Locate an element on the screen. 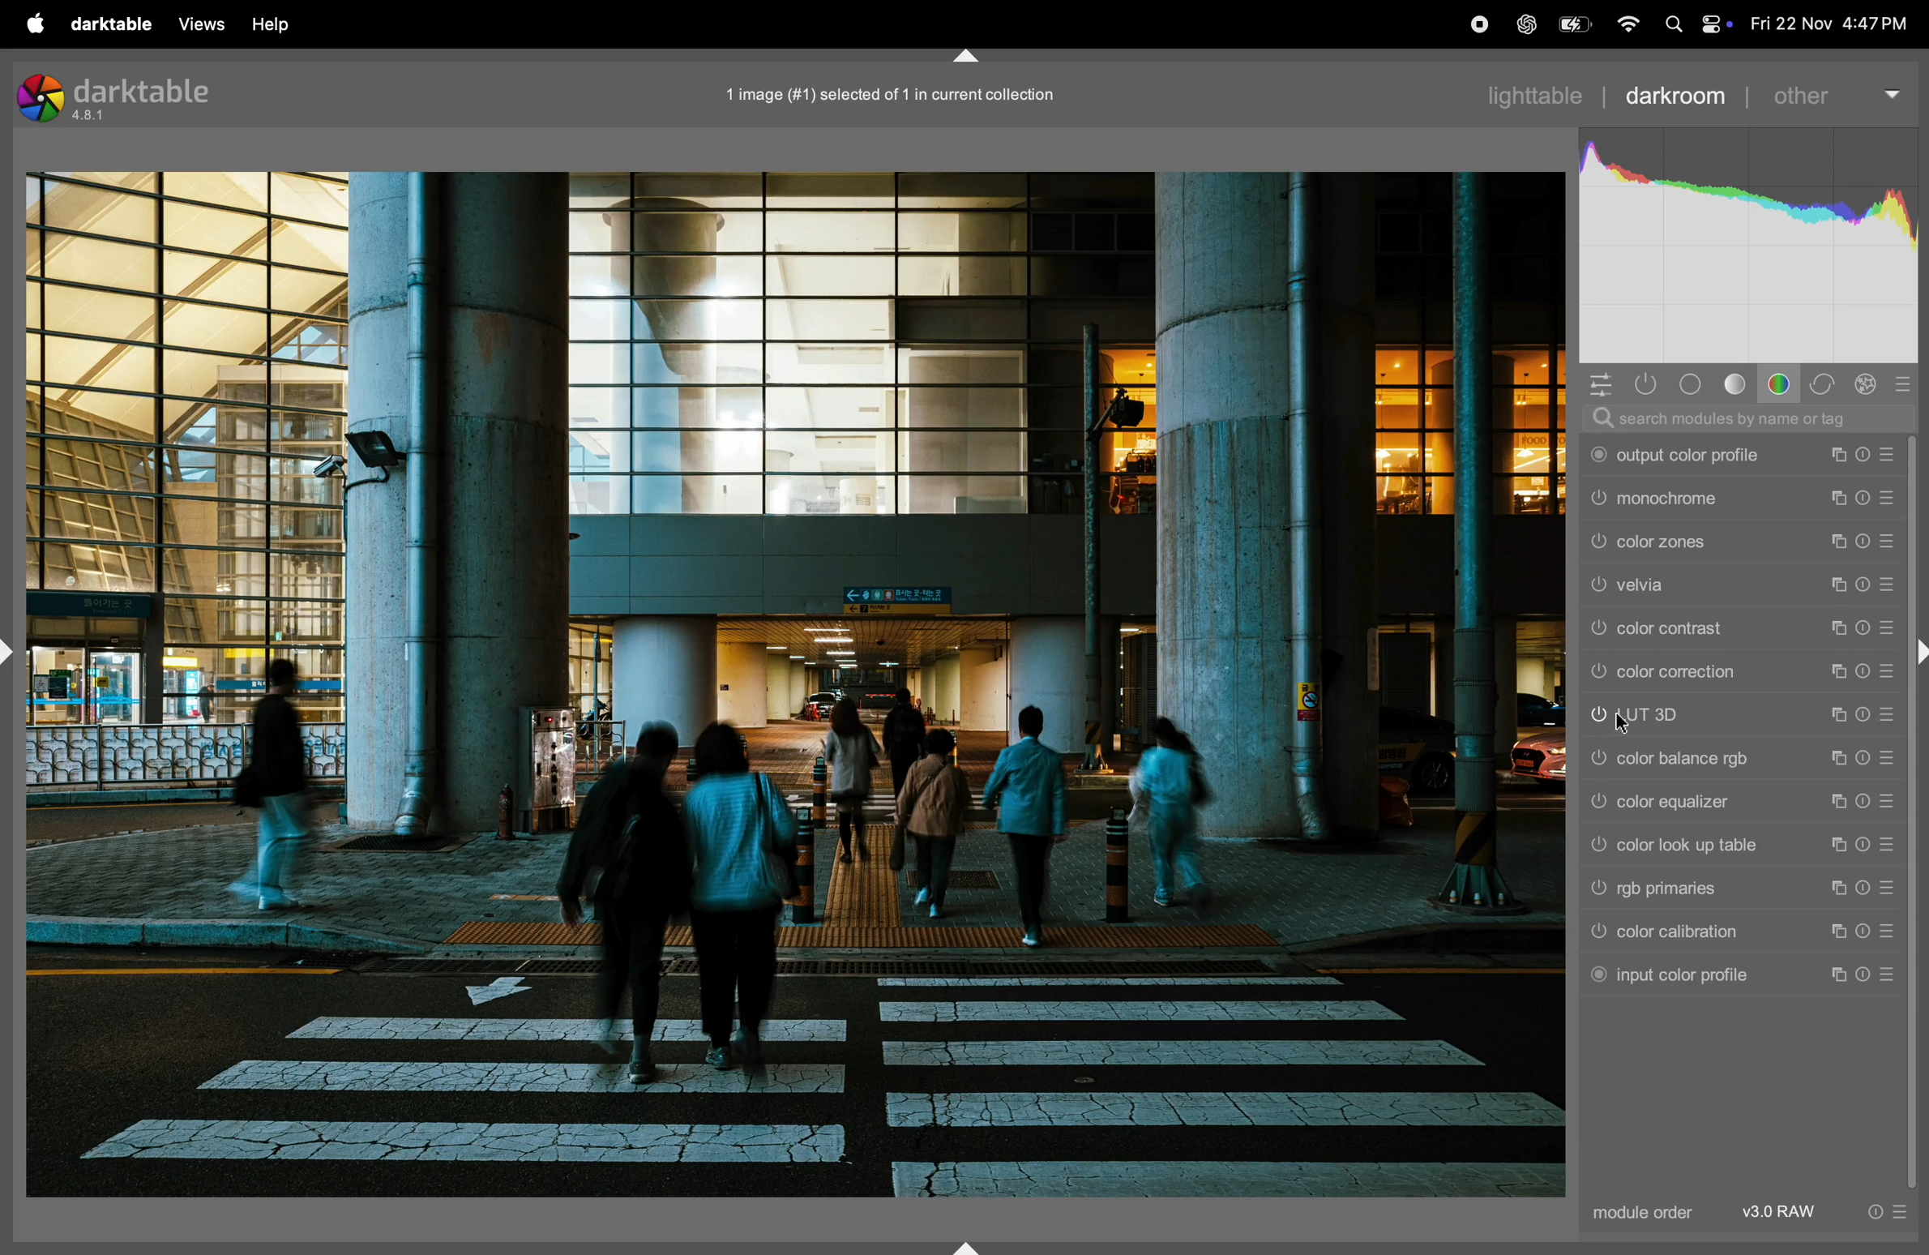 The height and width of the screenshot is (1255, 1929). multiple intance actions is located at coordinates (1837, 802).